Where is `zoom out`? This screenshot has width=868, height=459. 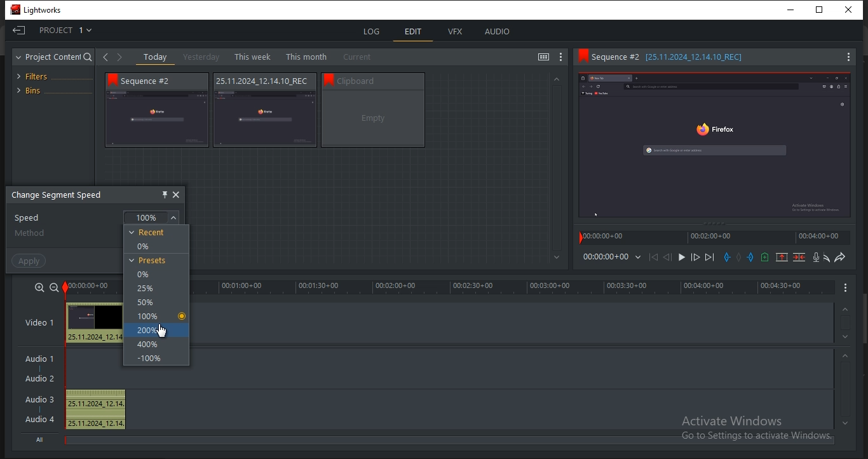 zoom out is located at coordinates (54, 287).